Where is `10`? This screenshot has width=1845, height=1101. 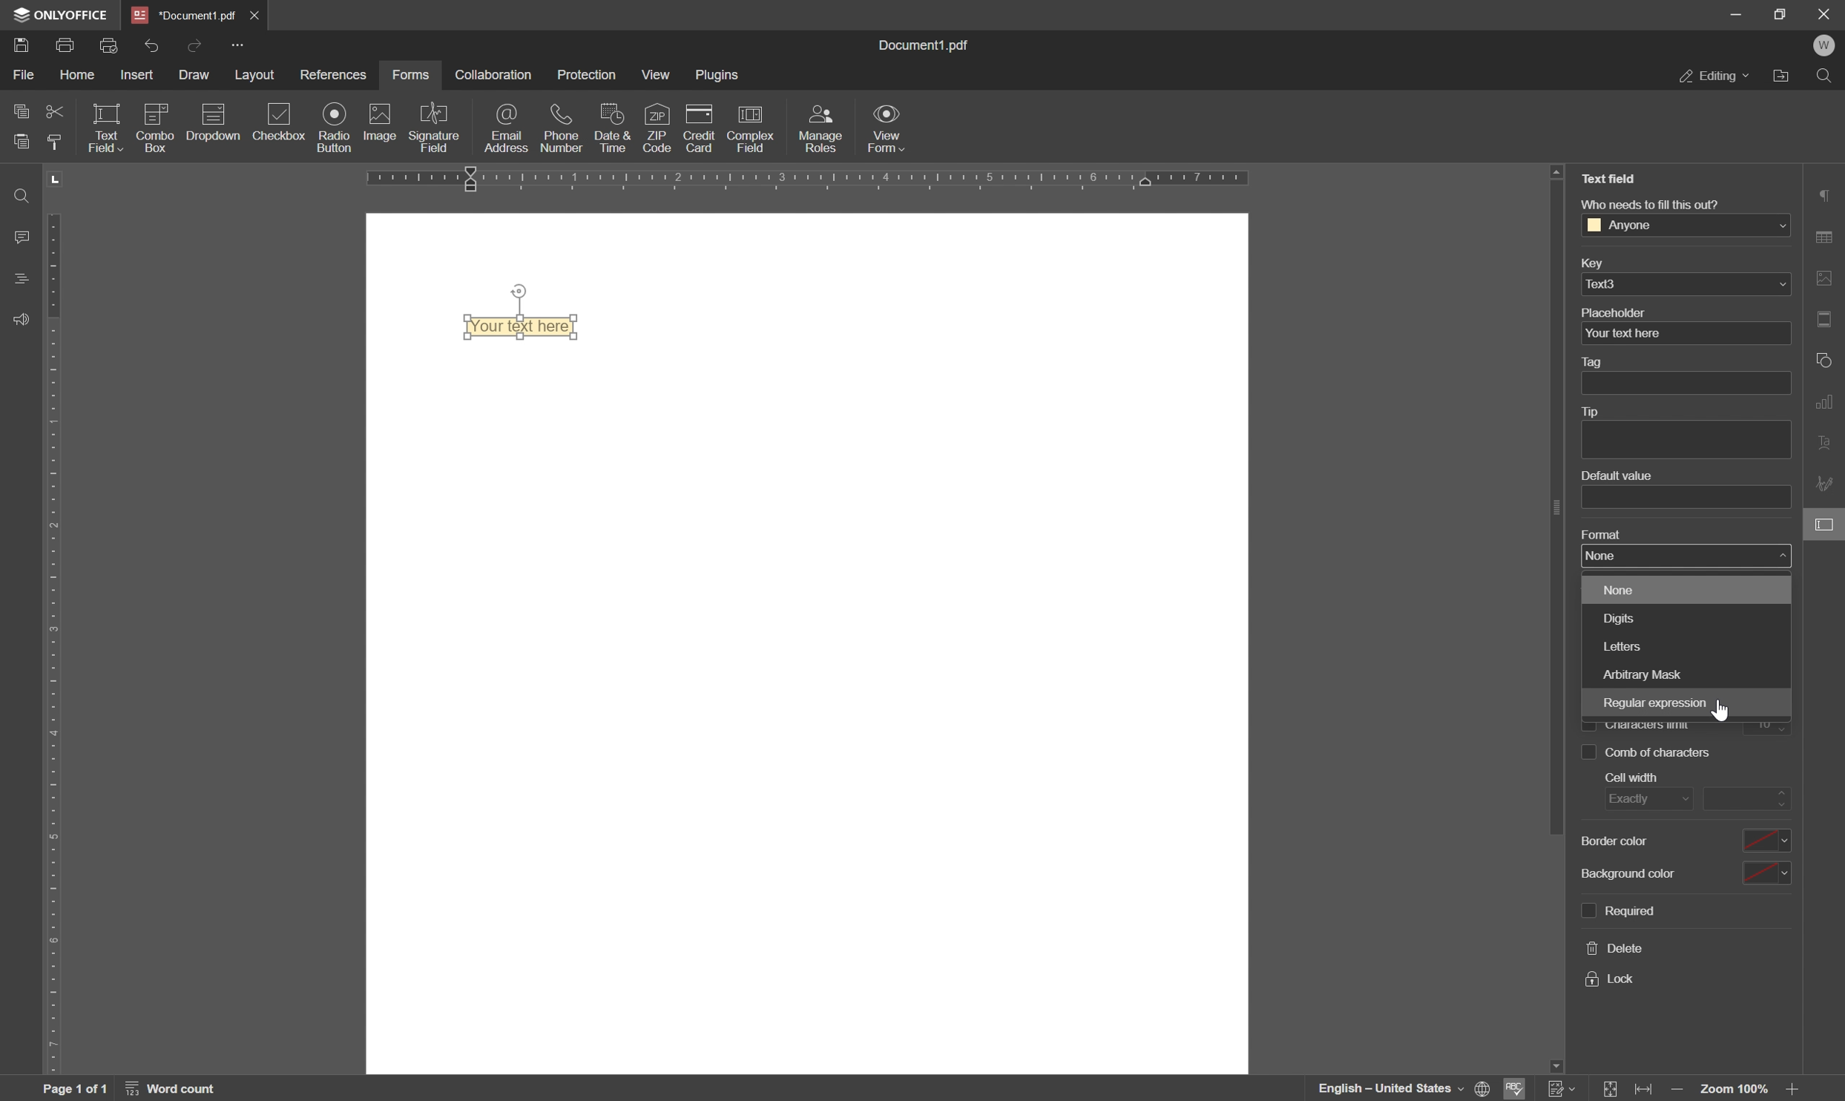 10 is located at coordinates (1660, 753).